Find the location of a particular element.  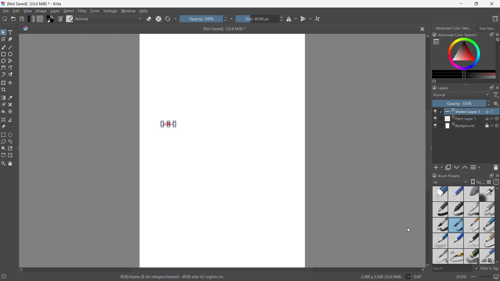

brush presets is located at coordinates (70, 18).